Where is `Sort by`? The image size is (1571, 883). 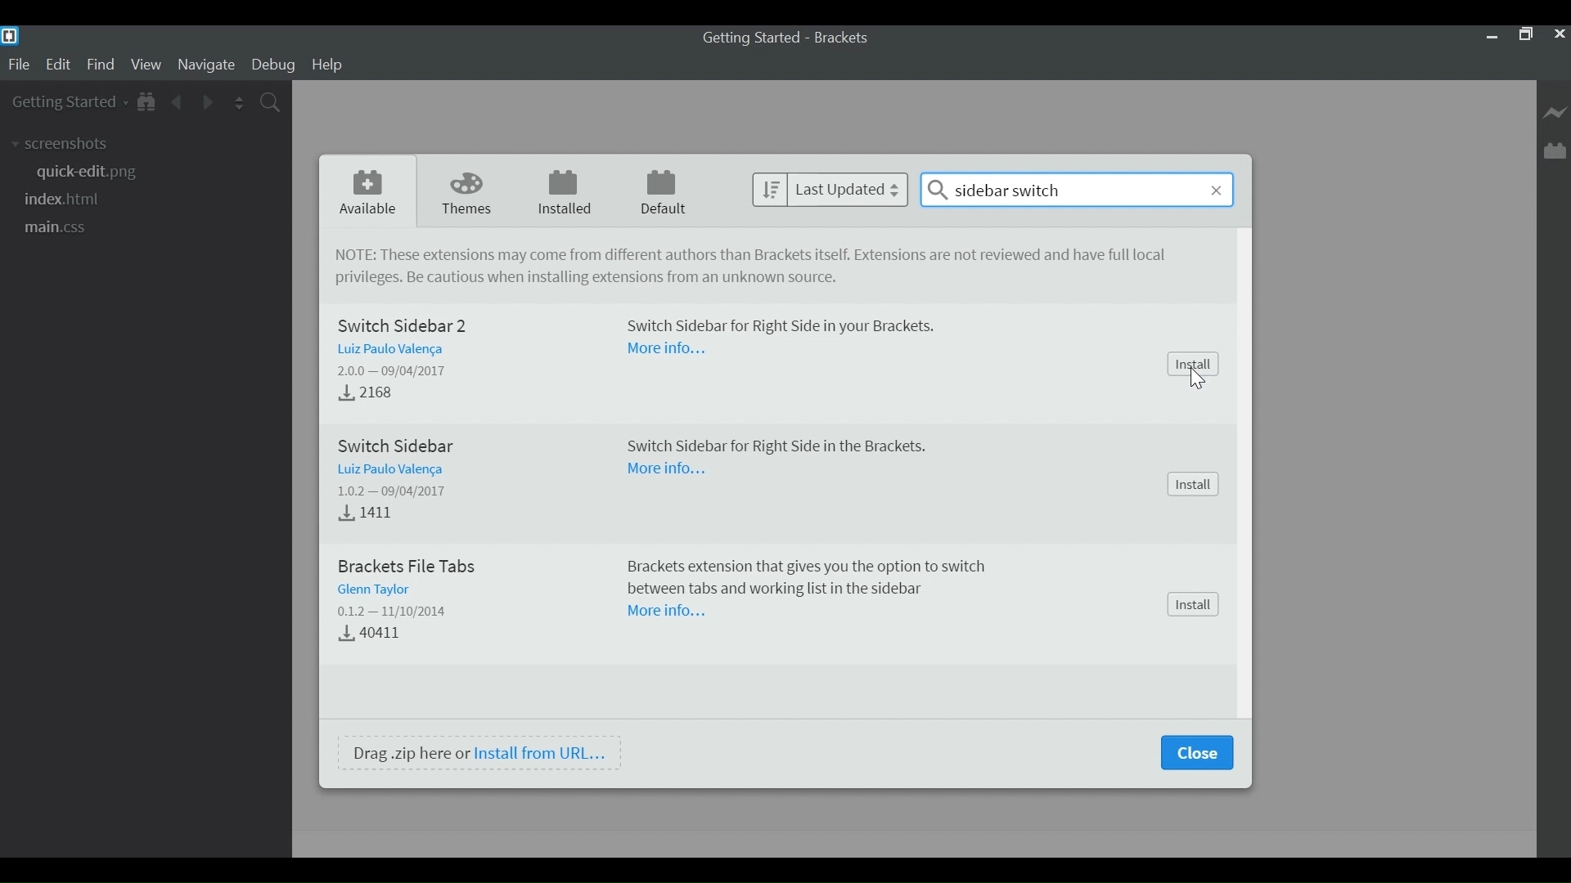 Sort by is located at coordinates (831, 188).